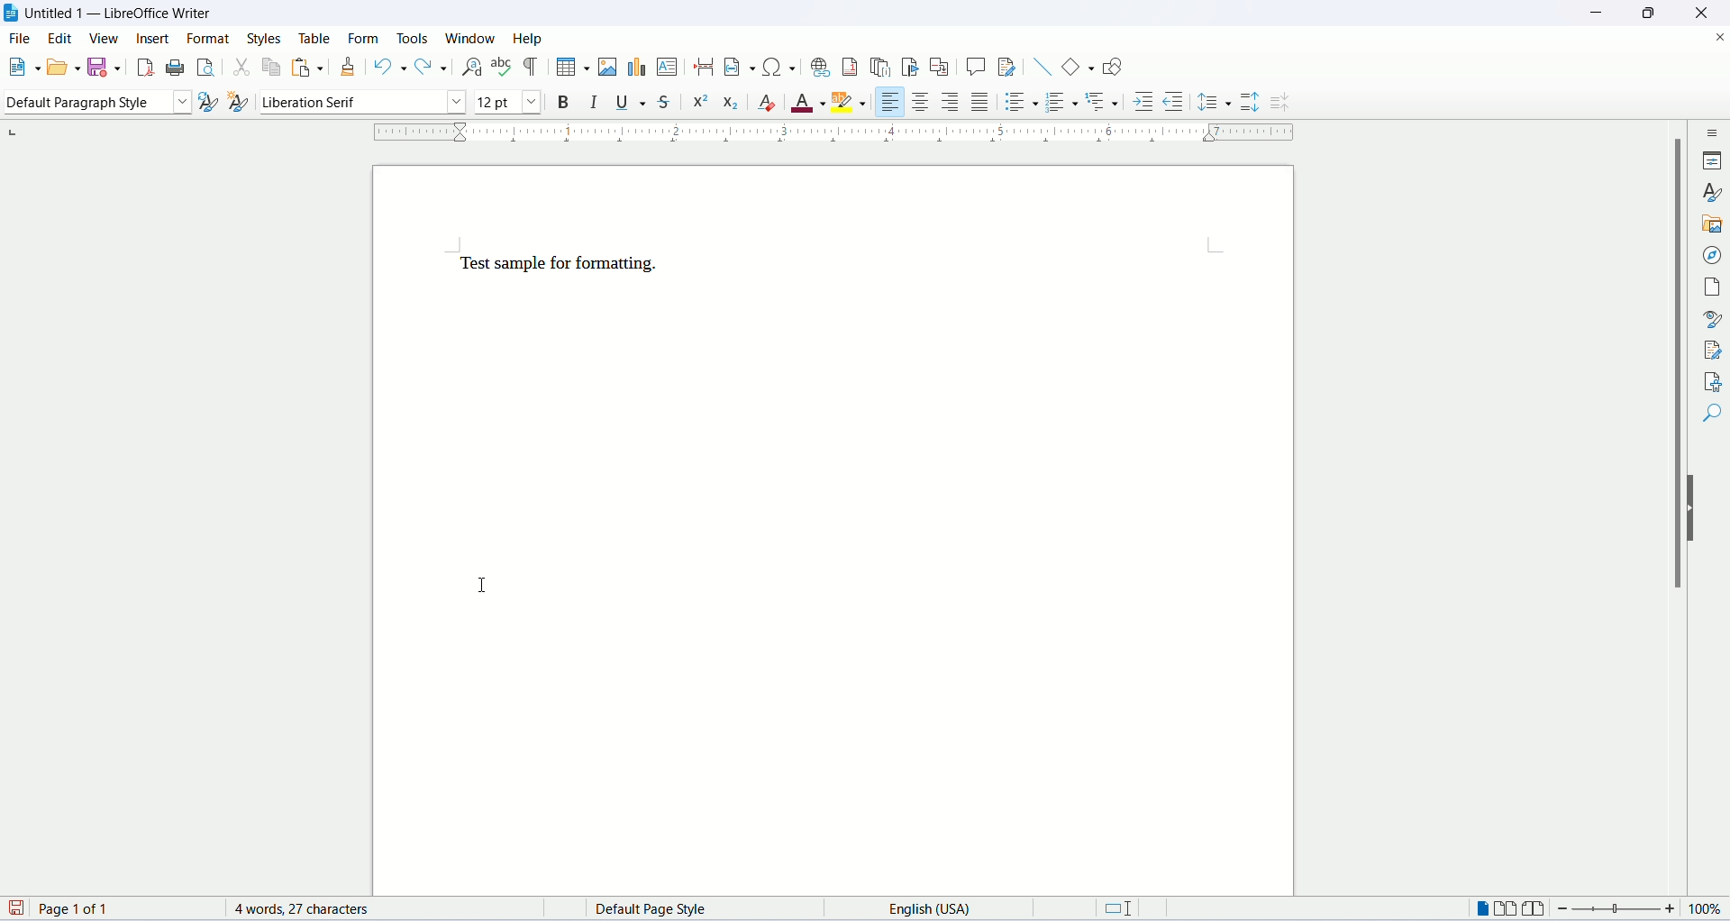 Image resolution: width=1730 pixels, height=921 pixels. I want to click on insert special character, so click(776, 67).